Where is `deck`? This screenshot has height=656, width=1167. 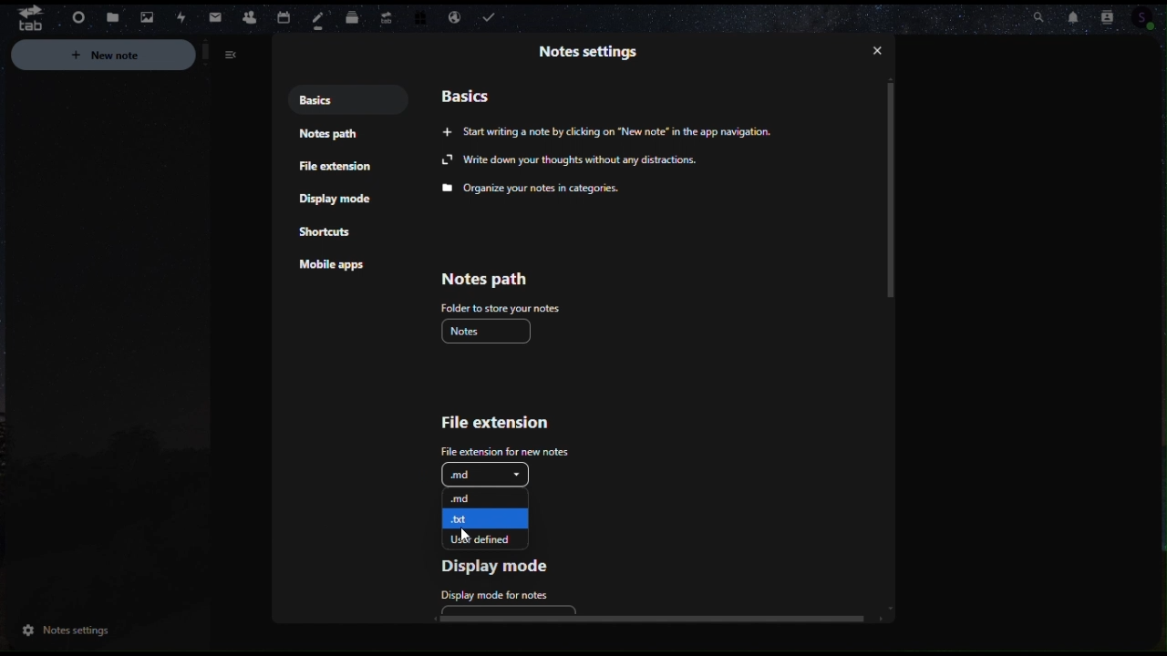 deck is located at coordinates (353, 15).